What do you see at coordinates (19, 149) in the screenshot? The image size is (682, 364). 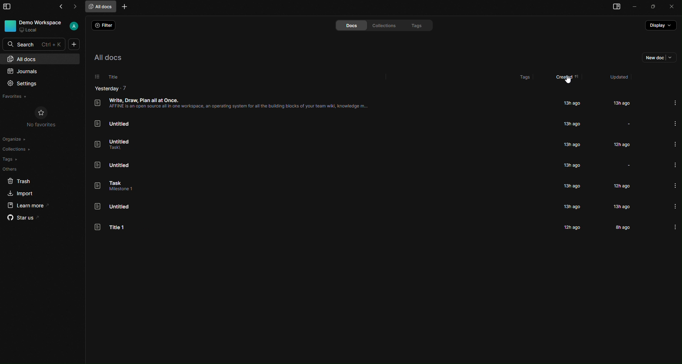 I see `collections` at bounding box center [19, 149].